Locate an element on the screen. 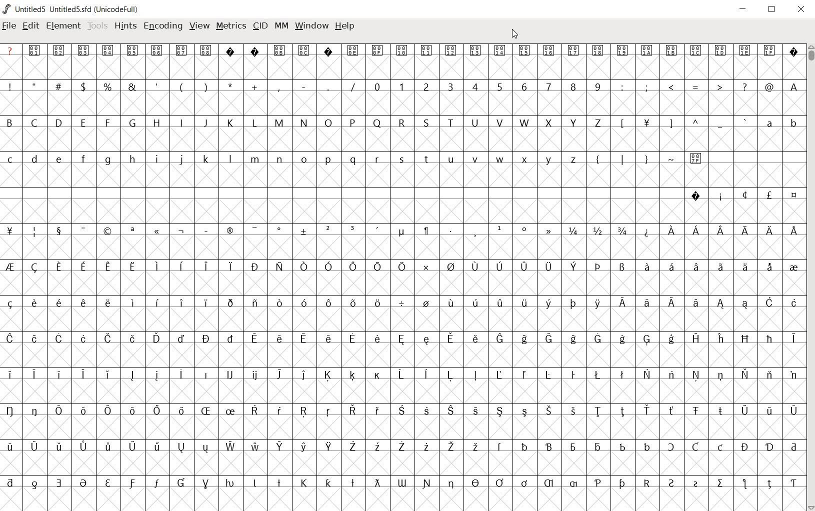  W is located at coordinates (524, 121).